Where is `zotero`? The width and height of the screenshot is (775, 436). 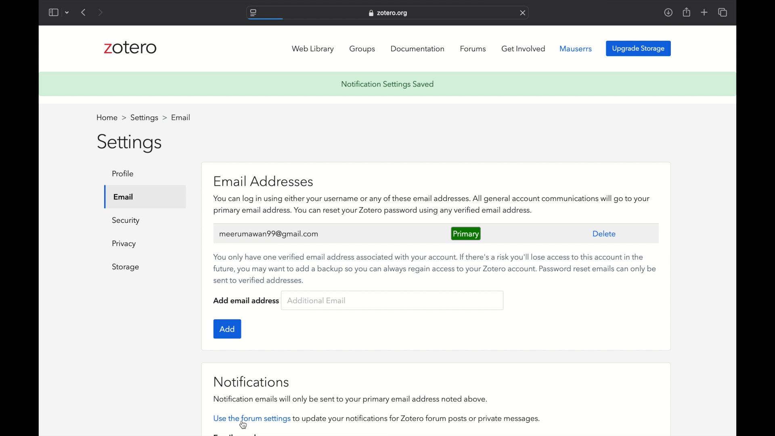 zotero is located at coordinates (131, 48).